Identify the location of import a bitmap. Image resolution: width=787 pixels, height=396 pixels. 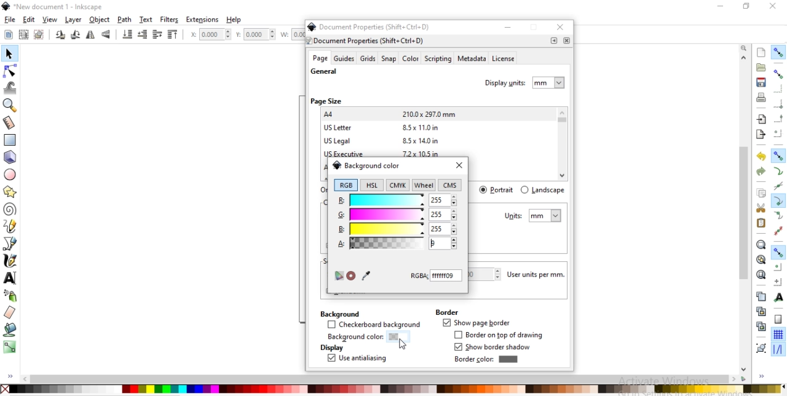
(762, 119).